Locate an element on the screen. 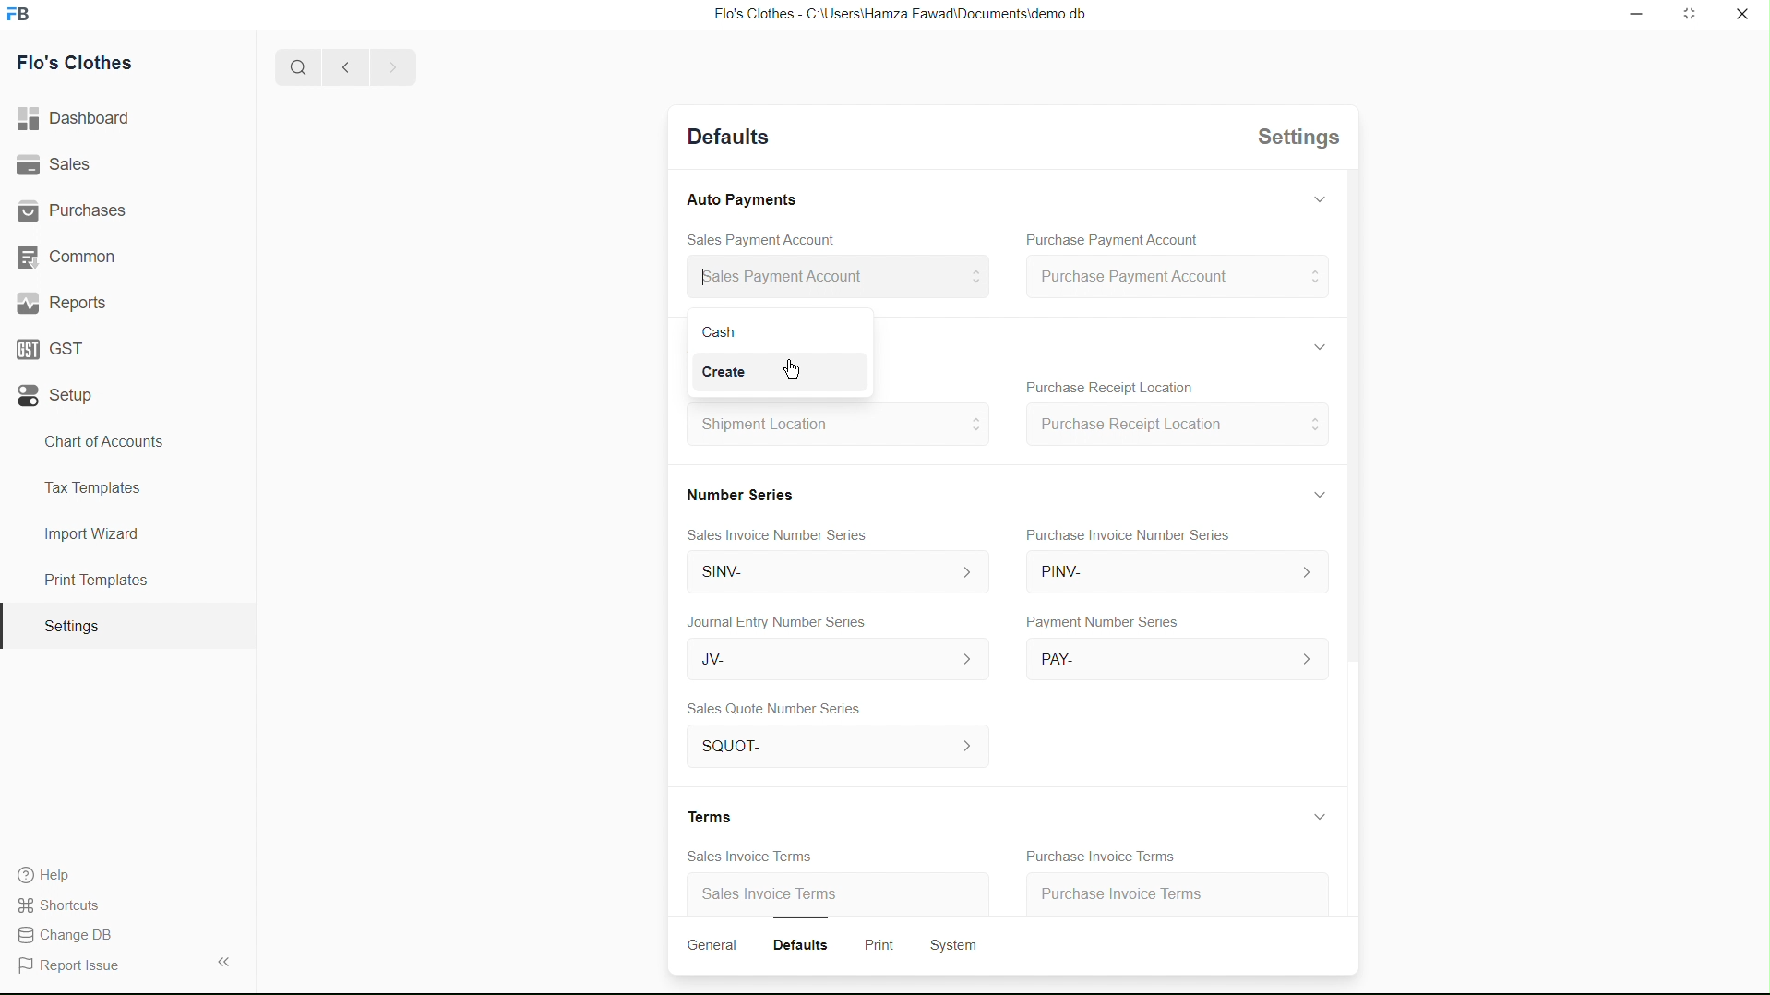 The image size is (1770, 995). Shortcuts is located at coordinates (69, 904).